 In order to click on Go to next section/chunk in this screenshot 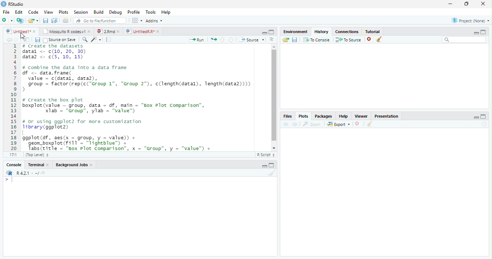, I will do `click(231, 40)`.